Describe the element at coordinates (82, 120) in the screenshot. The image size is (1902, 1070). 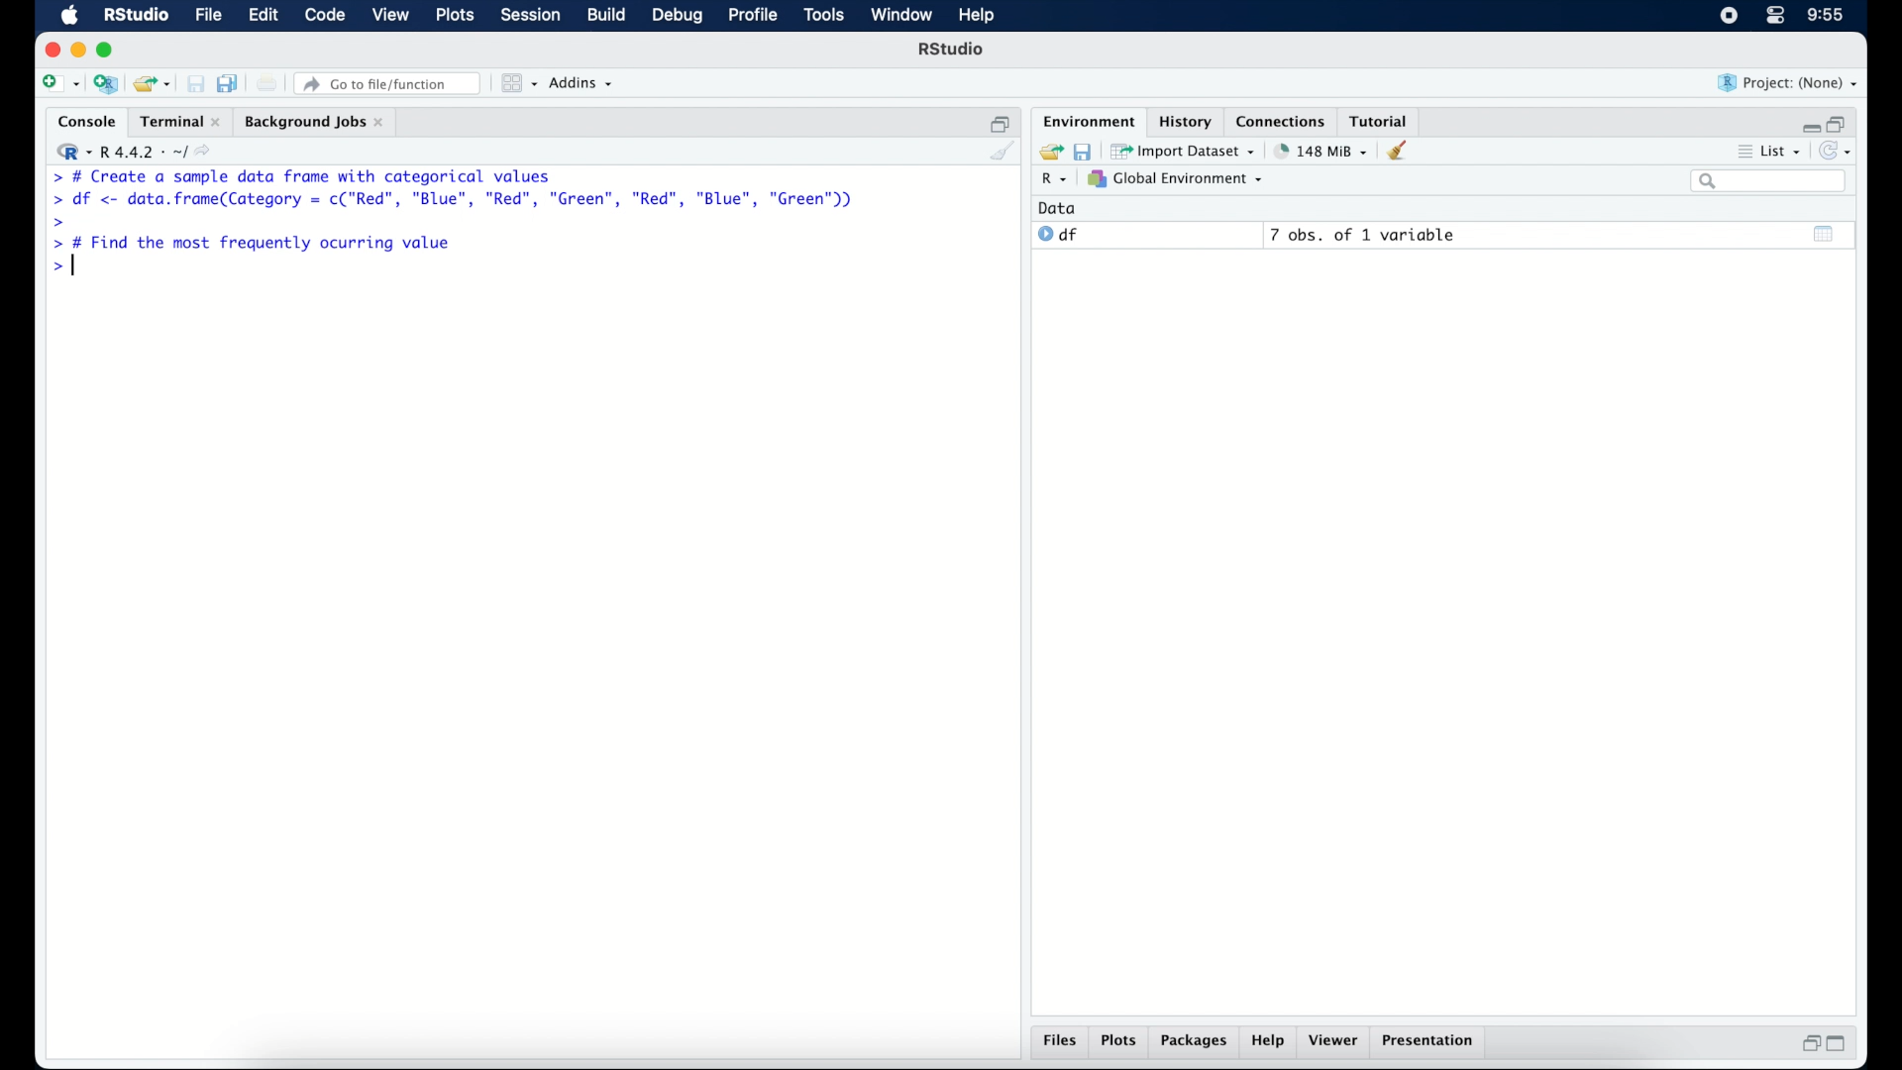
I see `console` at that location.